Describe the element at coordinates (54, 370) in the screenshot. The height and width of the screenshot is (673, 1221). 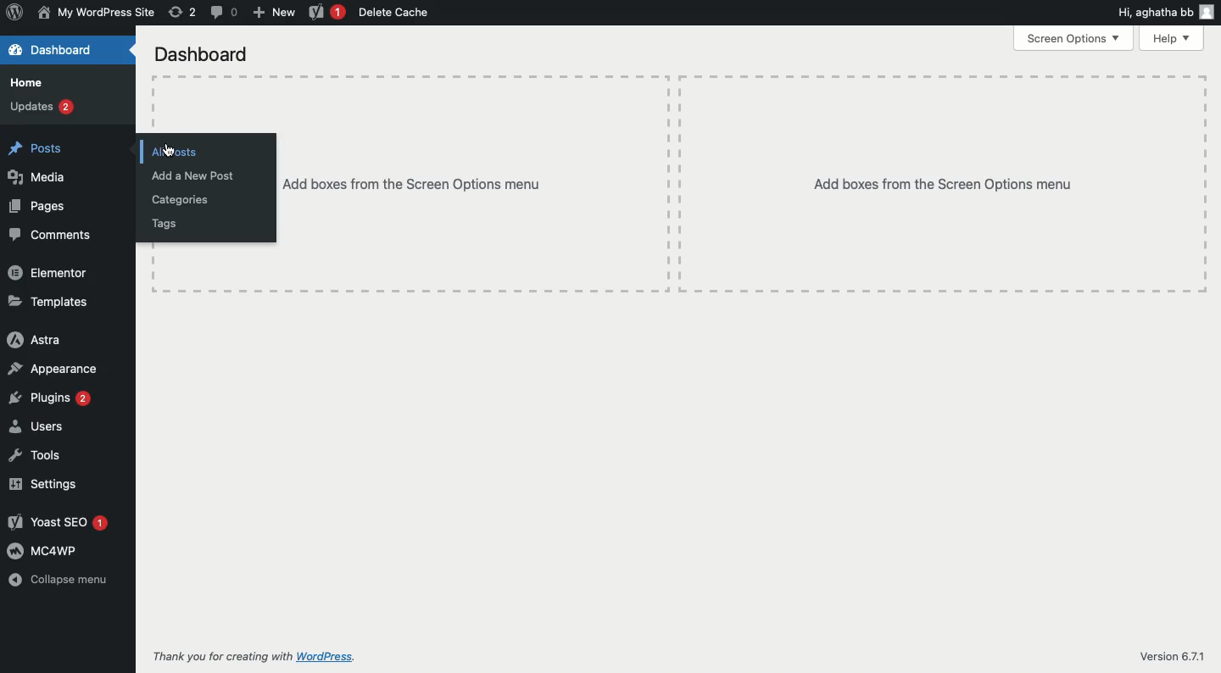
I see `Appearance` at that location.